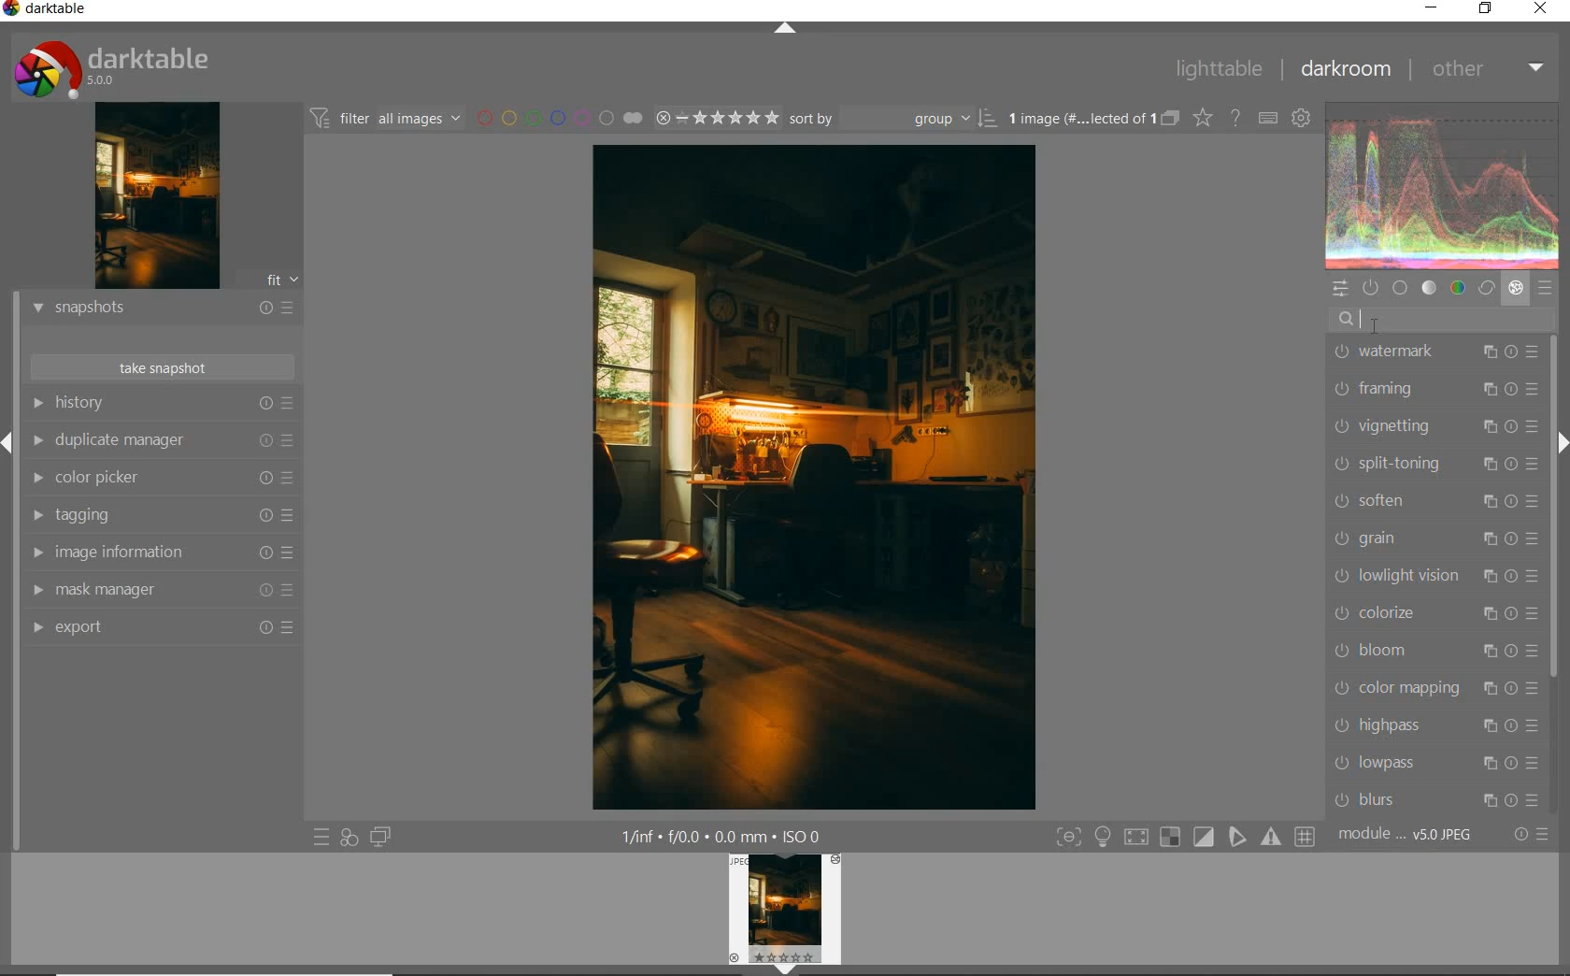  What do you see at coordinates (1201, 120) in the screenshot?
I see `change overlays shown on thumbnails` at bounding box center [1201, 120].